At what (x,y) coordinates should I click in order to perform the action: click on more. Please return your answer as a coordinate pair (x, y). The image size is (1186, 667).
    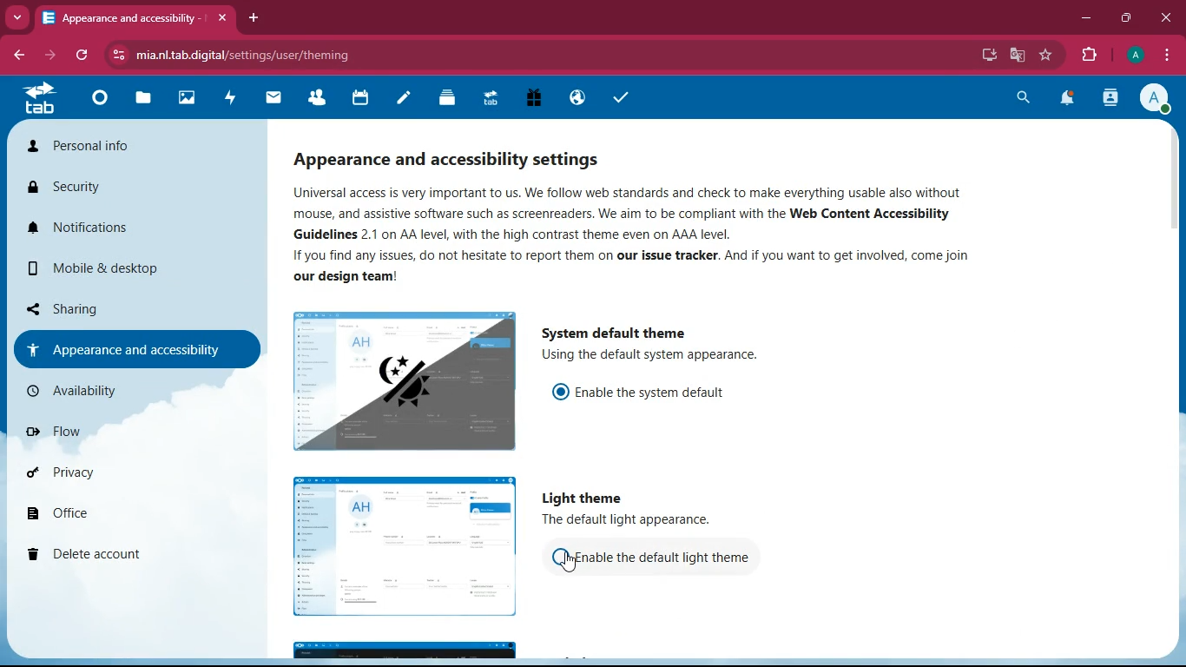
    Looking at the image, I should click on (18, 17).